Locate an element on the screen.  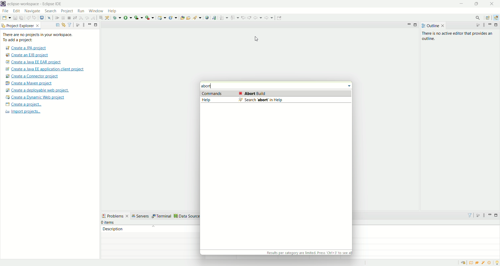
servers is located at coordinates (141, 216).